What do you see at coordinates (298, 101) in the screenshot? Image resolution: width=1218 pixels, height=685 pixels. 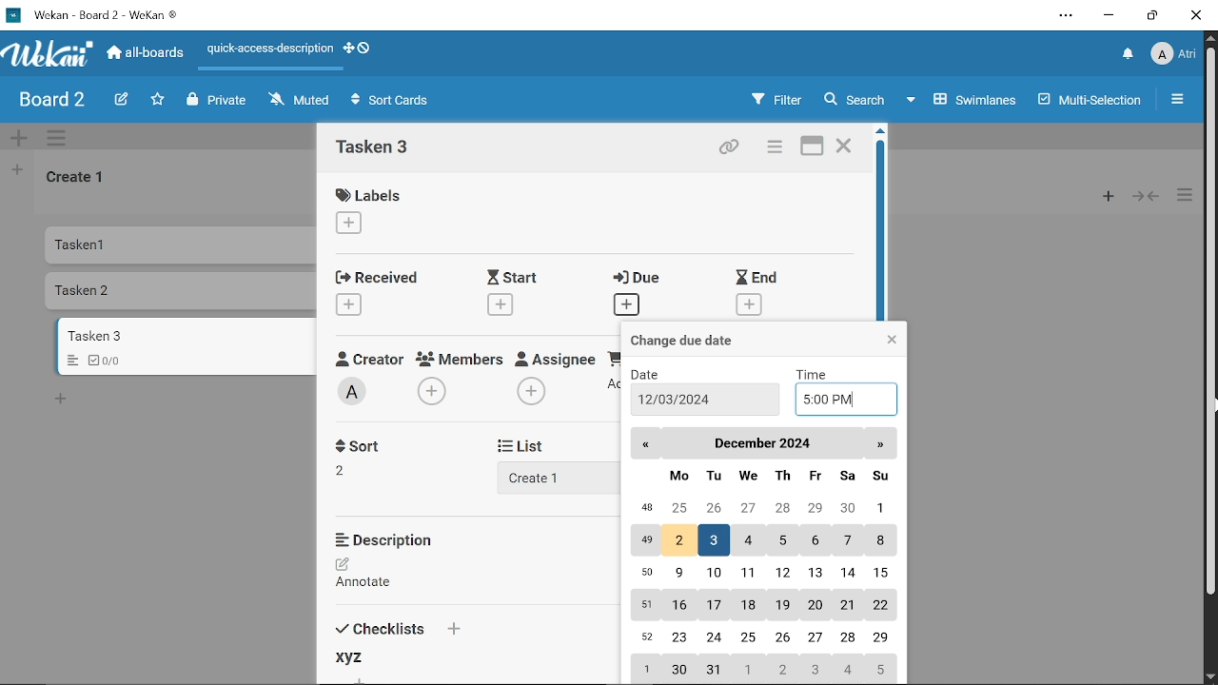 I see `Muted` at bounding box center [298, 101].